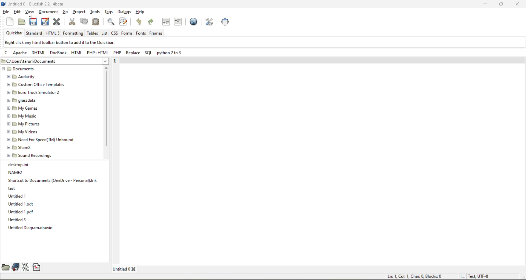 The image size is (526, 280). Describe the element at coordinates (157, 32) in the screenshot. I see `frames` at that location.